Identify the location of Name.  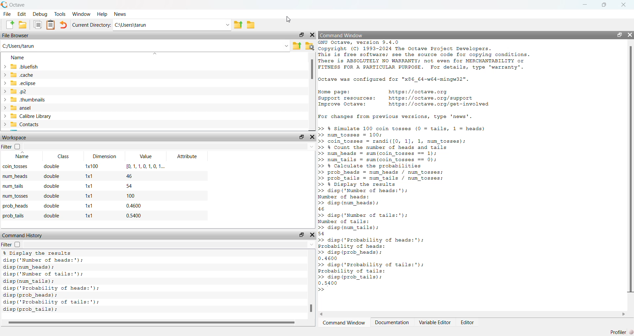
(22, 155).